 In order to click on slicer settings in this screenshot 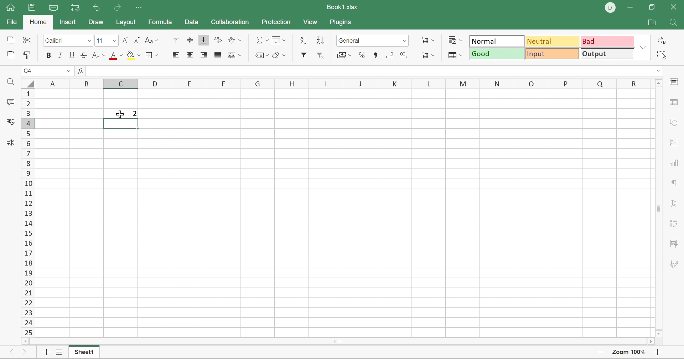, I will do `click(675, 245)`.